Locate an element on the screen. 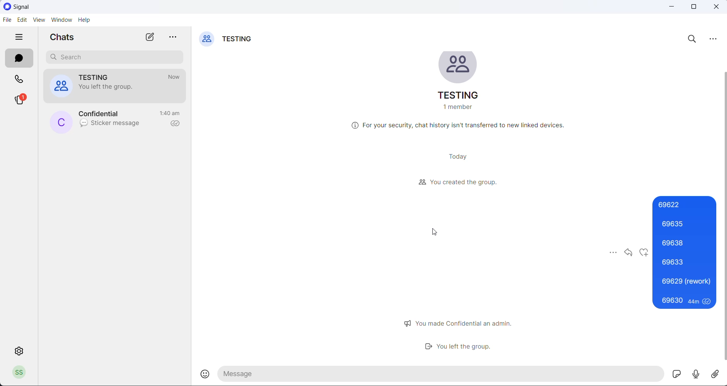 The image size is (727, 386). edit is located at coordinates (21, 21).